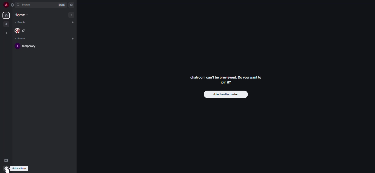 This screenshot has height=173, width=375. I want to click on home, so click(6, 15).